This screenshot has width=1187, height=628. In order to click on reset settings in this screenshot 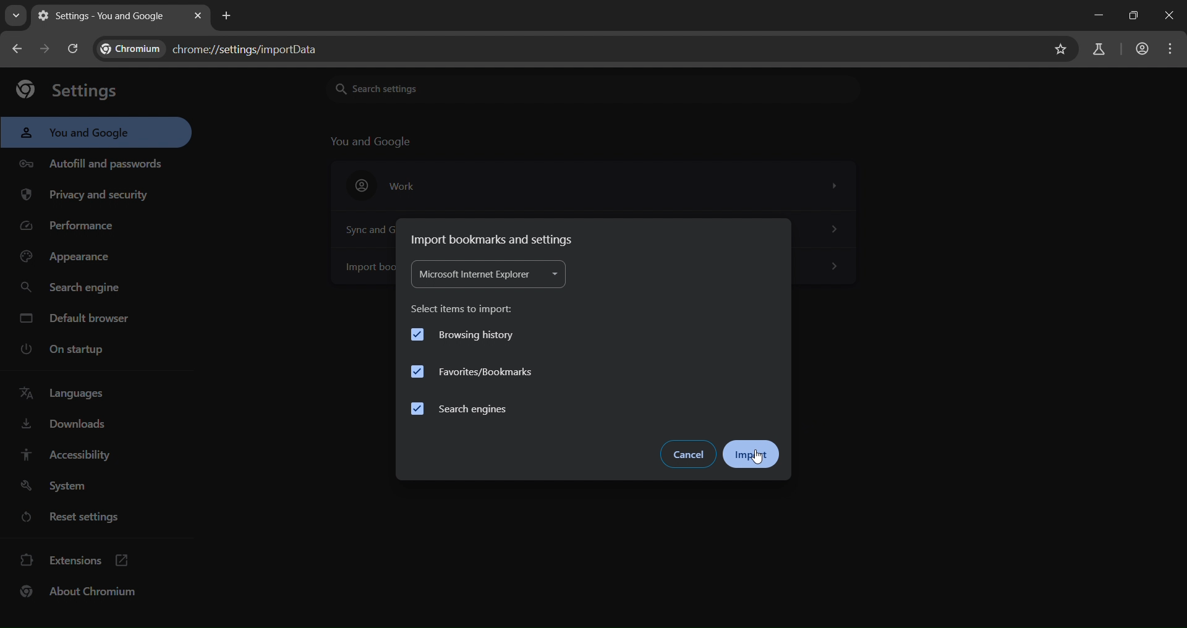, I will do `click(94, 517)`.